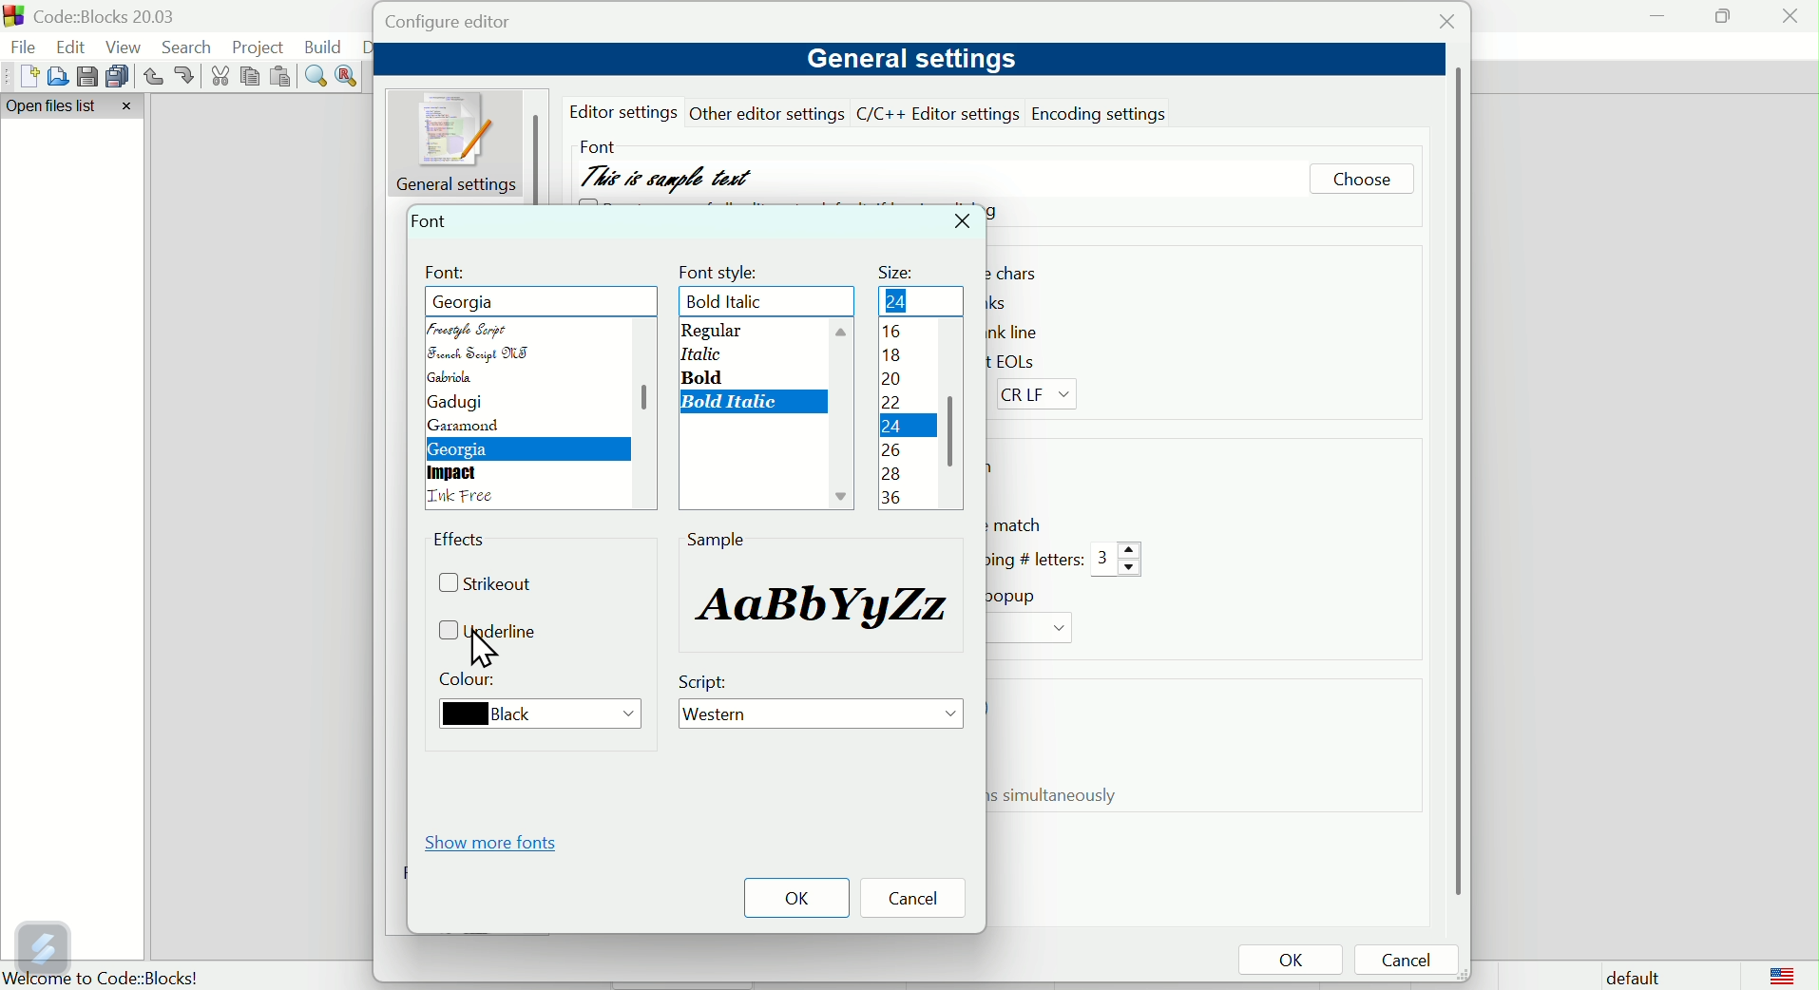 This screenshot has width=1819, height=990. What do you see at coordinates (596, 143) in the screenshot?
I see `Font` at bounding box center [596, 143].